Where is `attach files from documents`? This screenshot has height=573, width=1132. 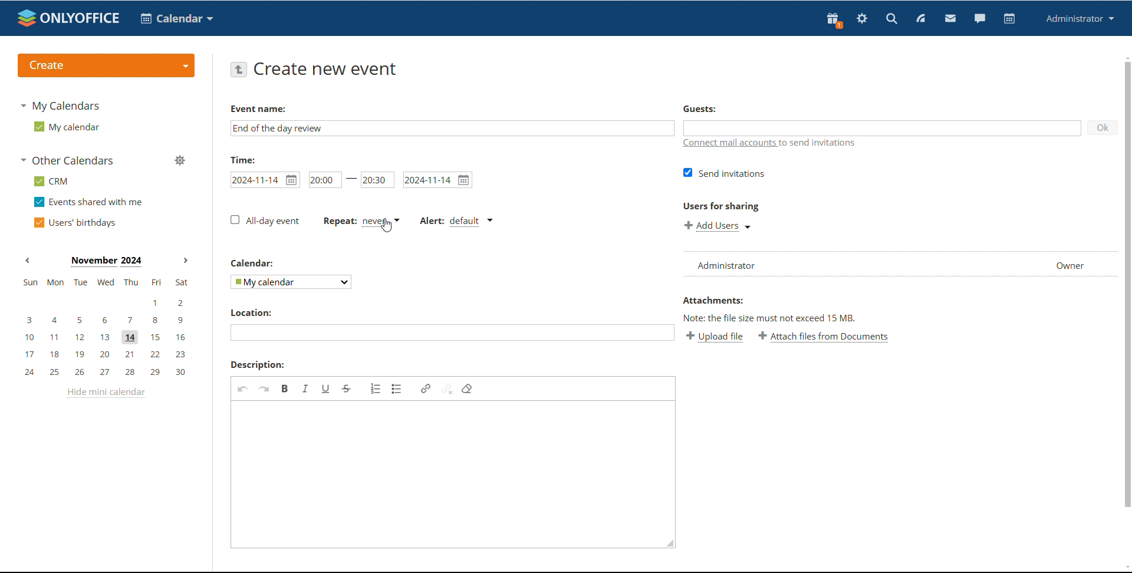 attach files from documents is located at coordinates (824, 337).